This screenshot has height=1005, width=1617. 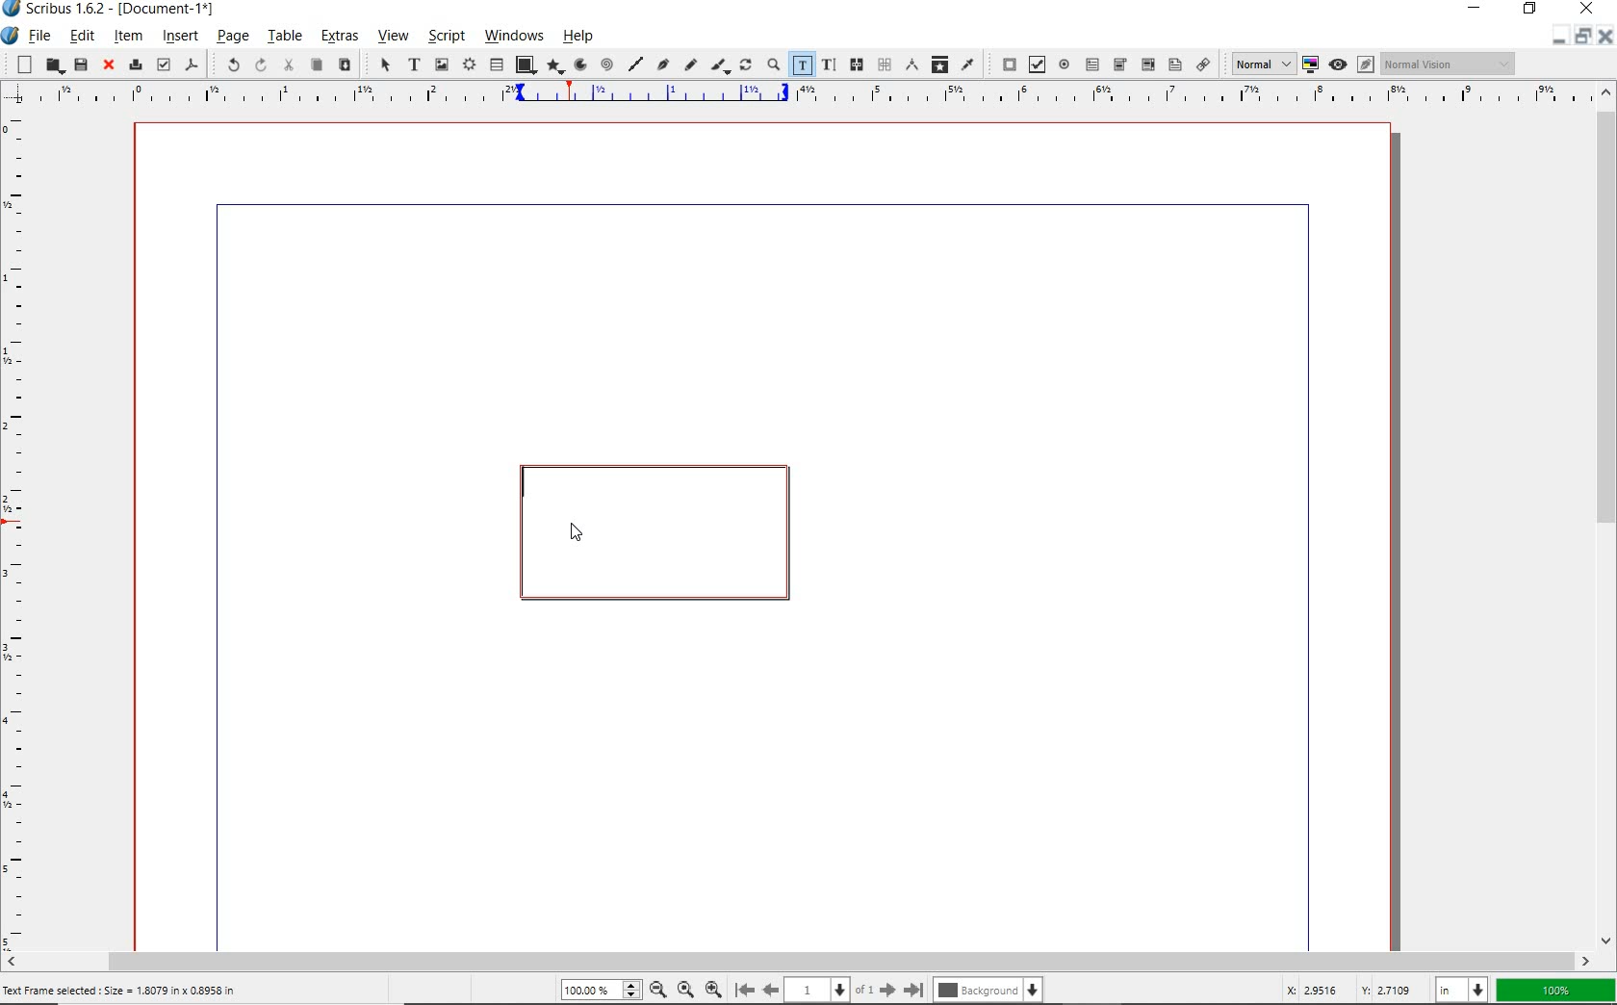 What do you see at coordinates (721, 66) in the screenshot?
I see `calligraphic line` at bounding box center [721, 66].